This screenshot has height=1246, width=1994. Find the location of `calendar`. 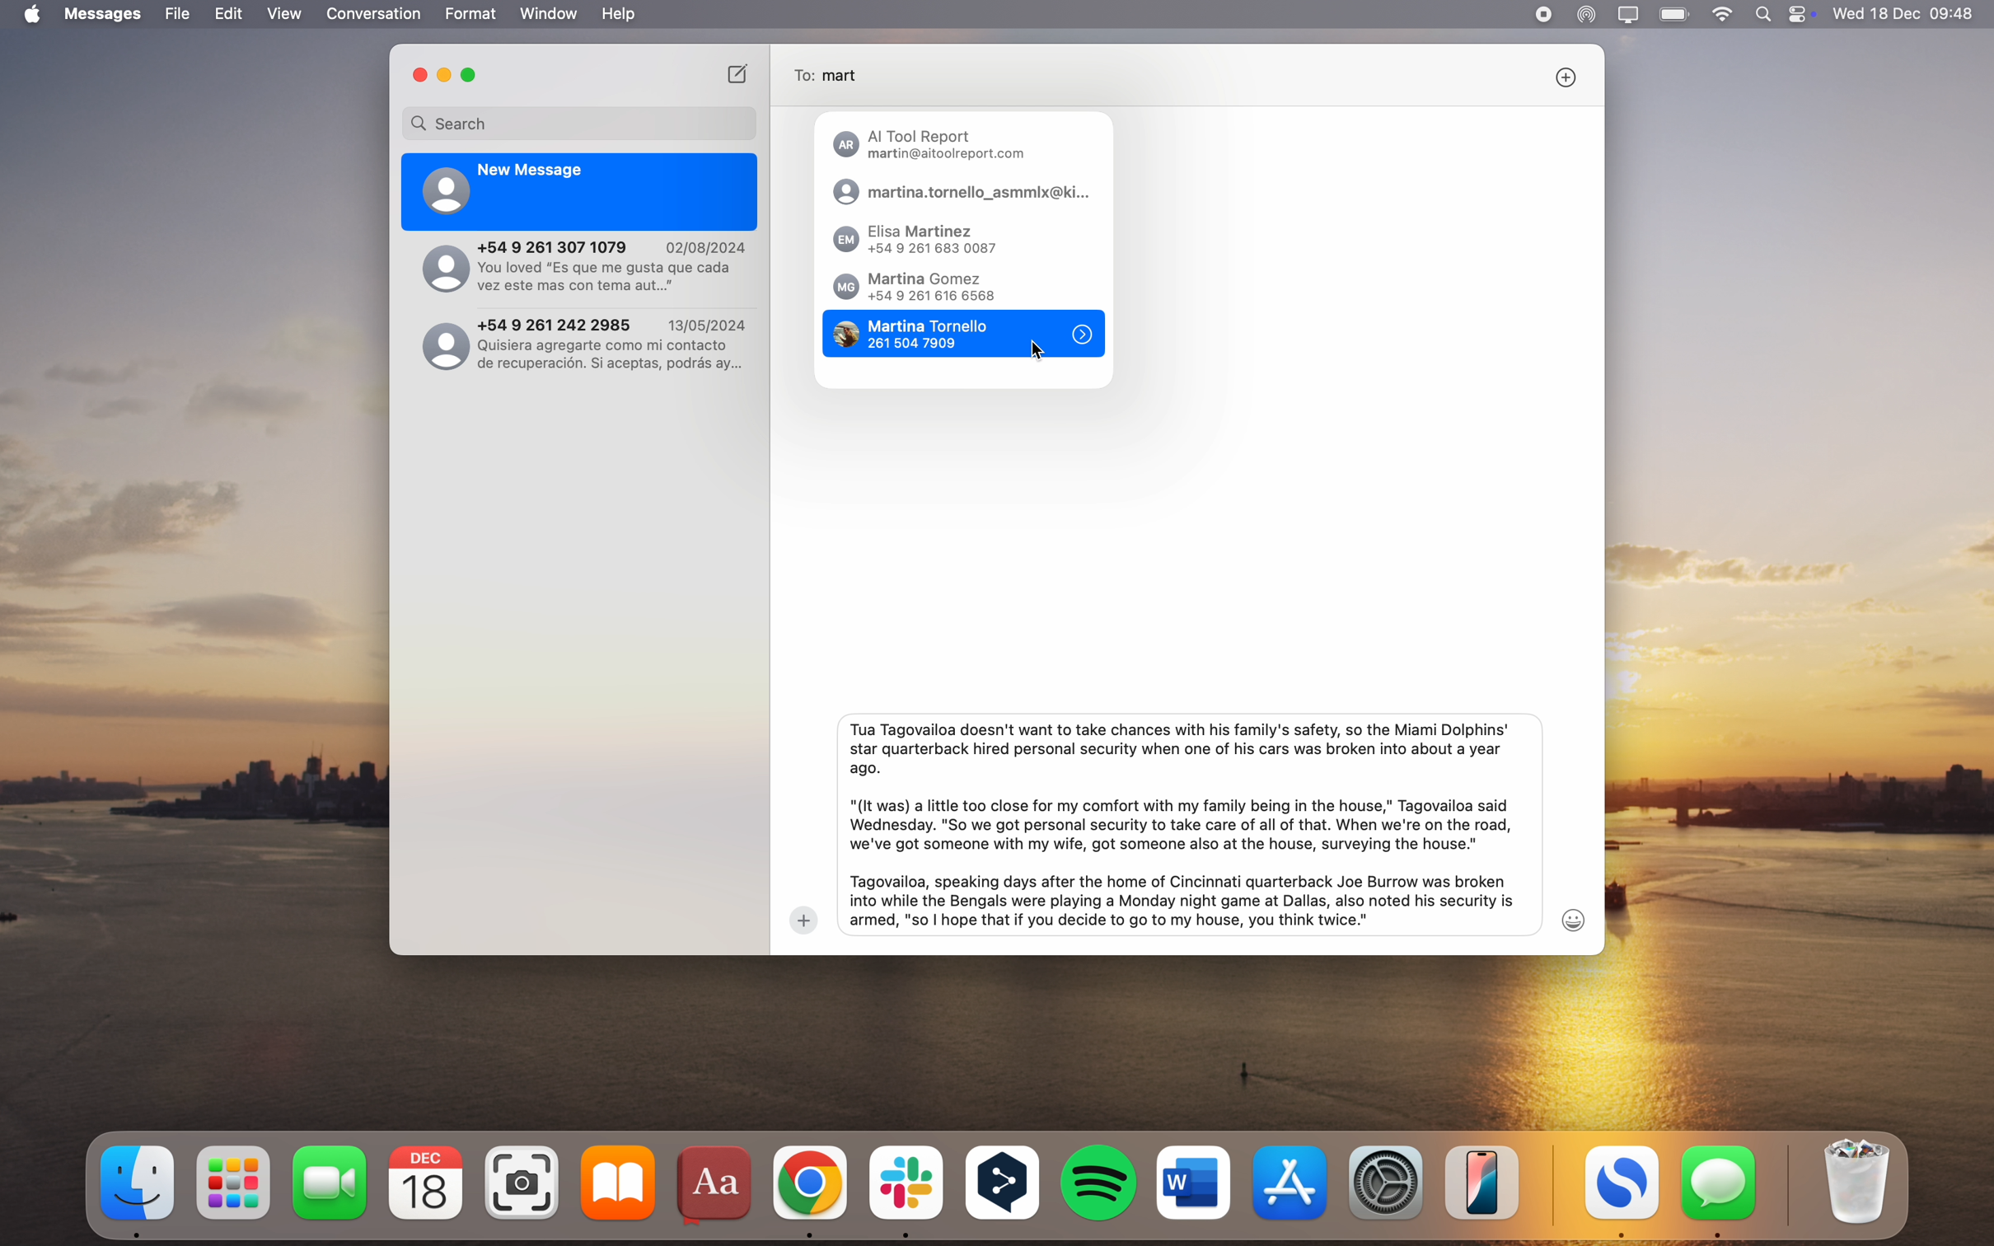

calendar is located at coordinates (426, 1183).